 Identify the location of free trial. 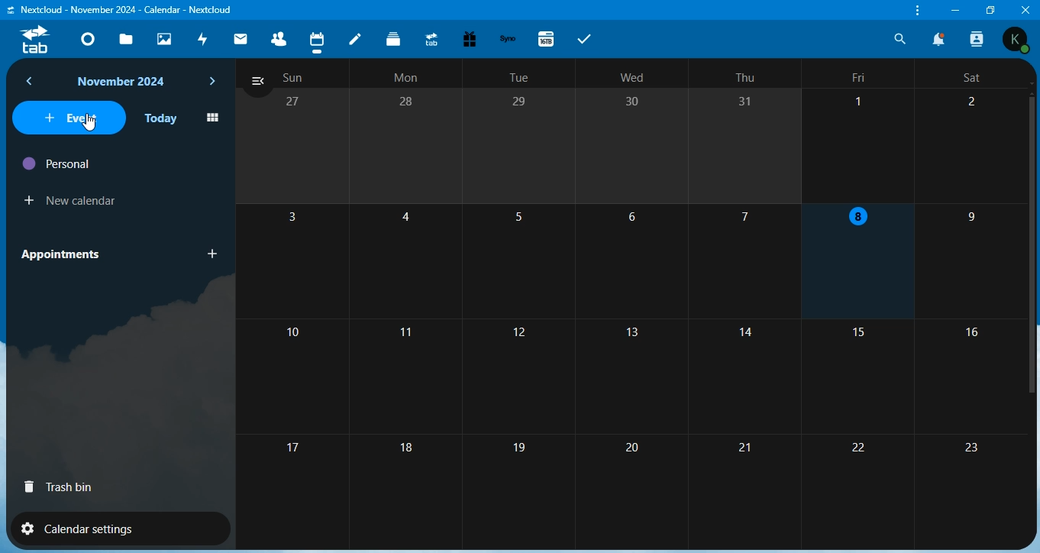
(470, 37).